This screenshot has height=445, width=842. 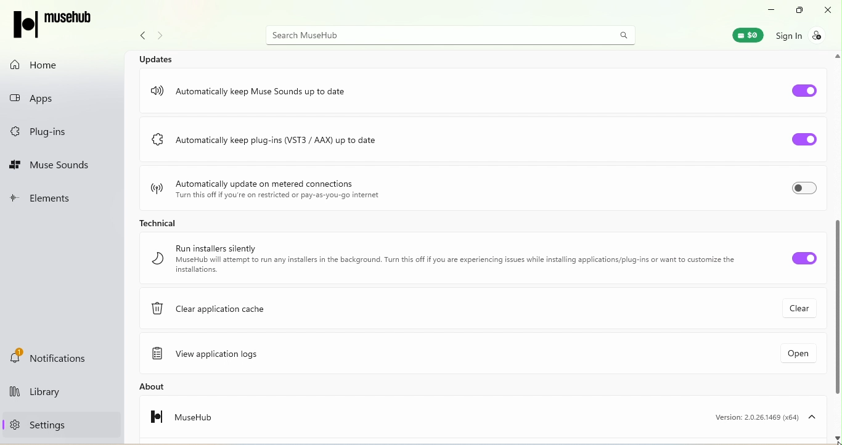 I want to click on Navigate forward, so click(x=163, y=37).